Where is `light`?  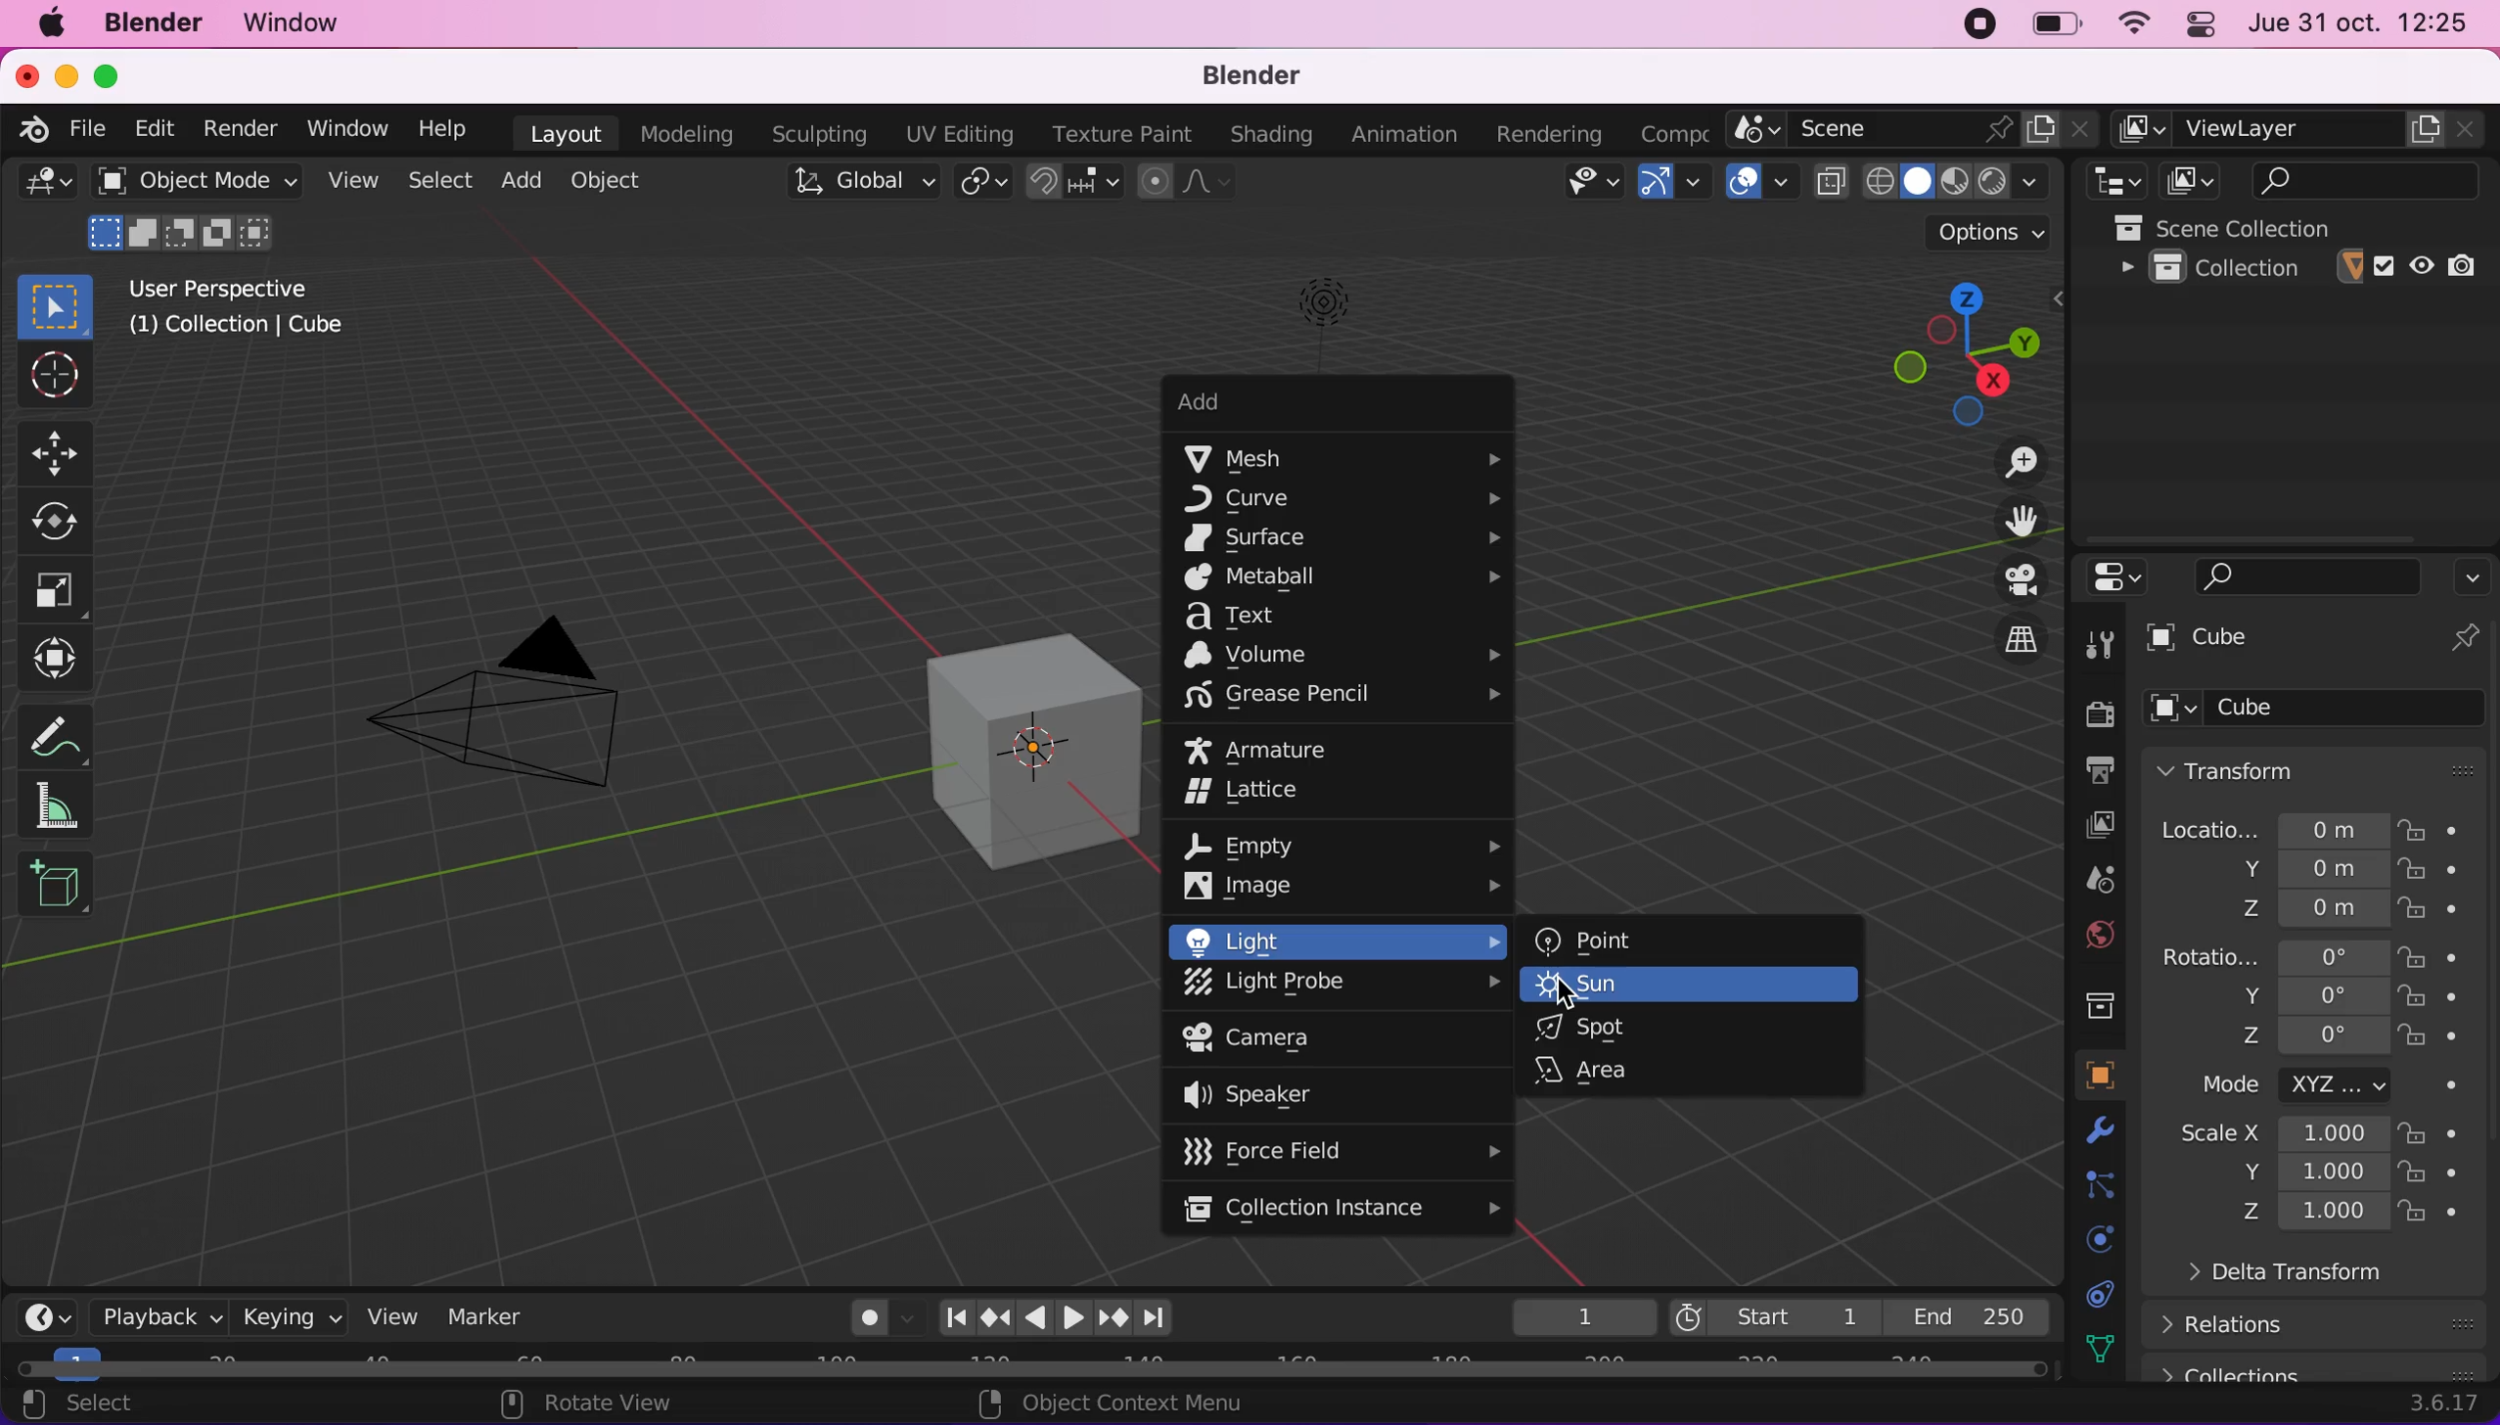
light is located at coordinates (1314, 311).